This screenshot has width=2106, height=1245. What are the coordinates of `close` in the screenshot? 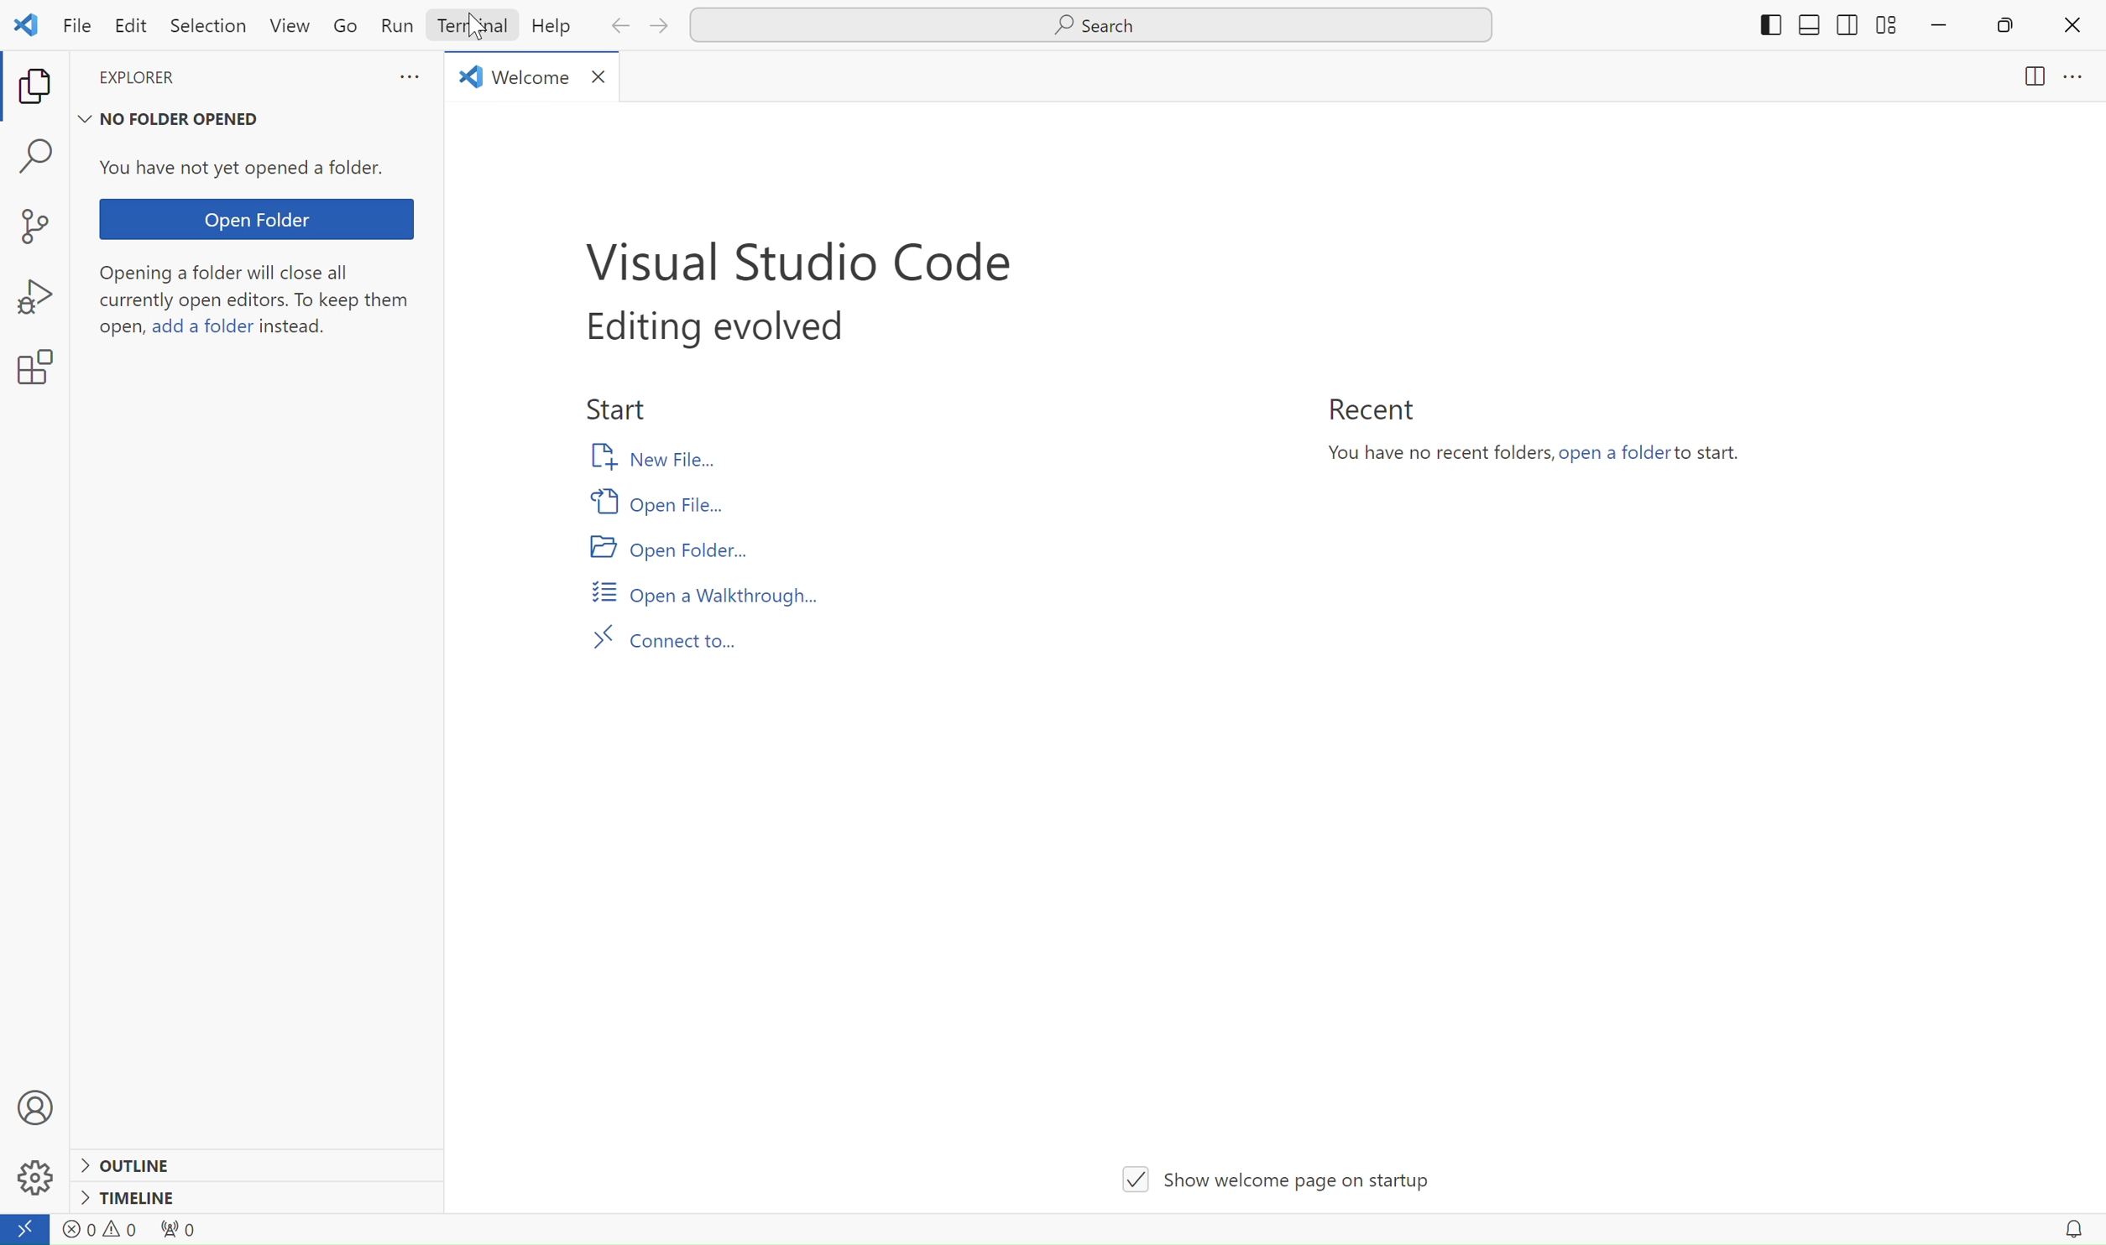 It's located at (2071, 20).